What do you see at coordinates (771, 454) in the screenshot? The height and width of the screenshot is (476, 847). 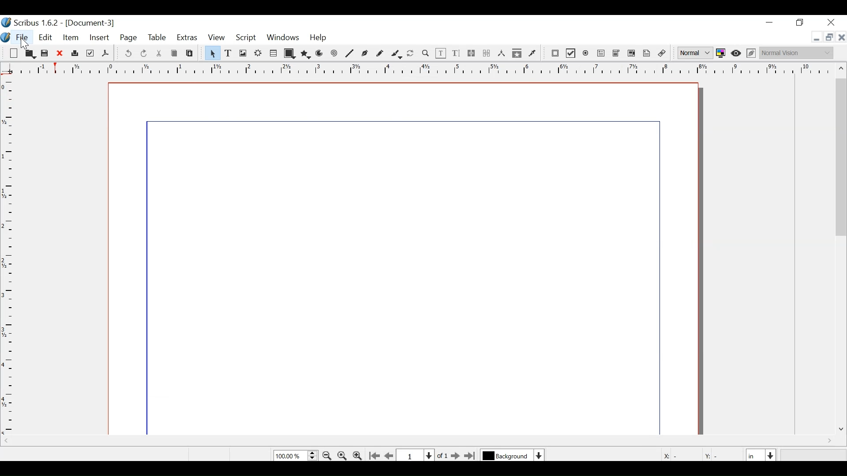 I see `` at bounding box center [771, 454].